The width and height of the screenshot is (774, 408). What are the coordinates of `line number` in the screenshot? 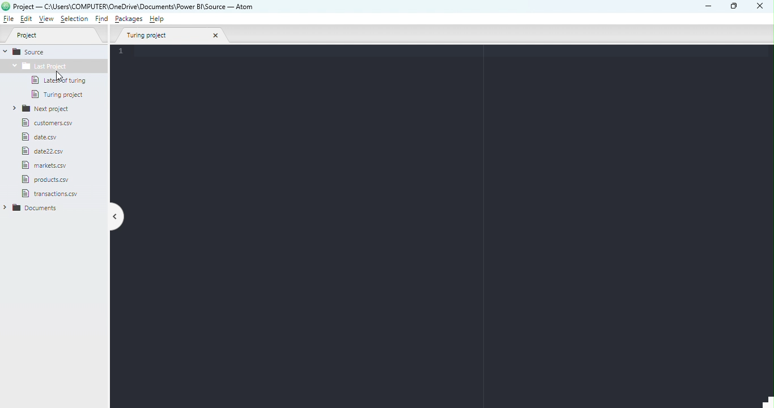 It's located at (124, 52).